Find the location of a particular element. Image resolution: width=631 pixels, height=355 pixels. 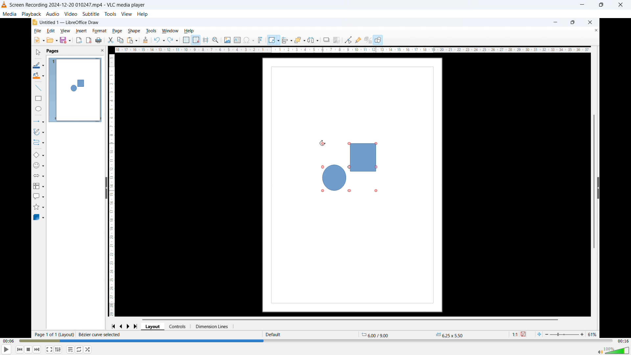

Time bar  is located at coordinates (316, 340).